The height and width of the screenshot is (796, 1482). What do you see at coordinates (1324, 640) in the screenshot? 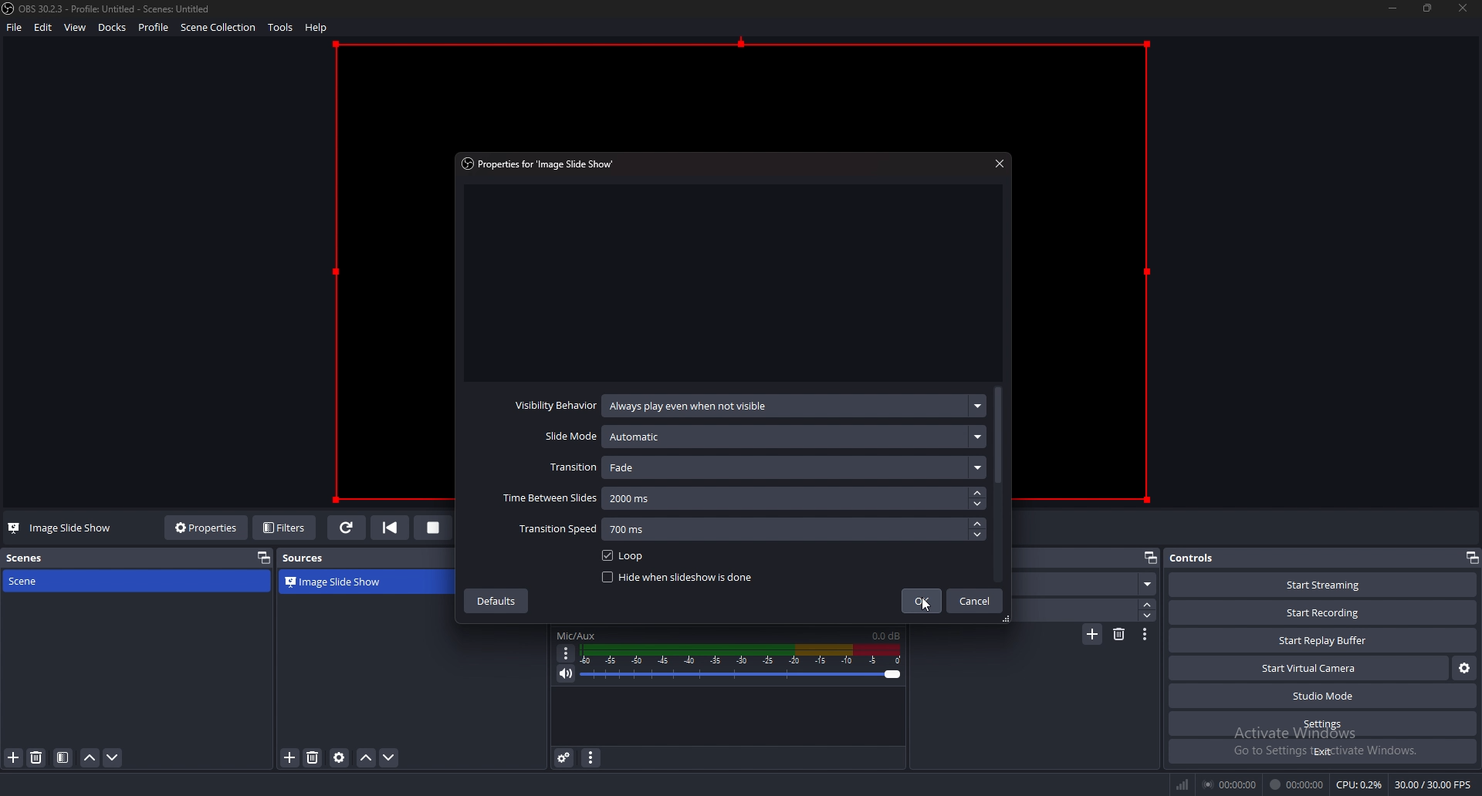
I see `start replay buffer` at bounding box center [1324, 640].